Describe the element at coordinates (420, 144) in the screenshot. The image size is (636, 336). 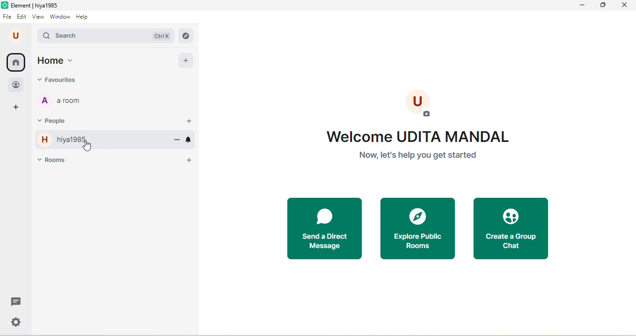
I see `Welcome UDITA MANDAL
Now, let's help you get started` at that location.